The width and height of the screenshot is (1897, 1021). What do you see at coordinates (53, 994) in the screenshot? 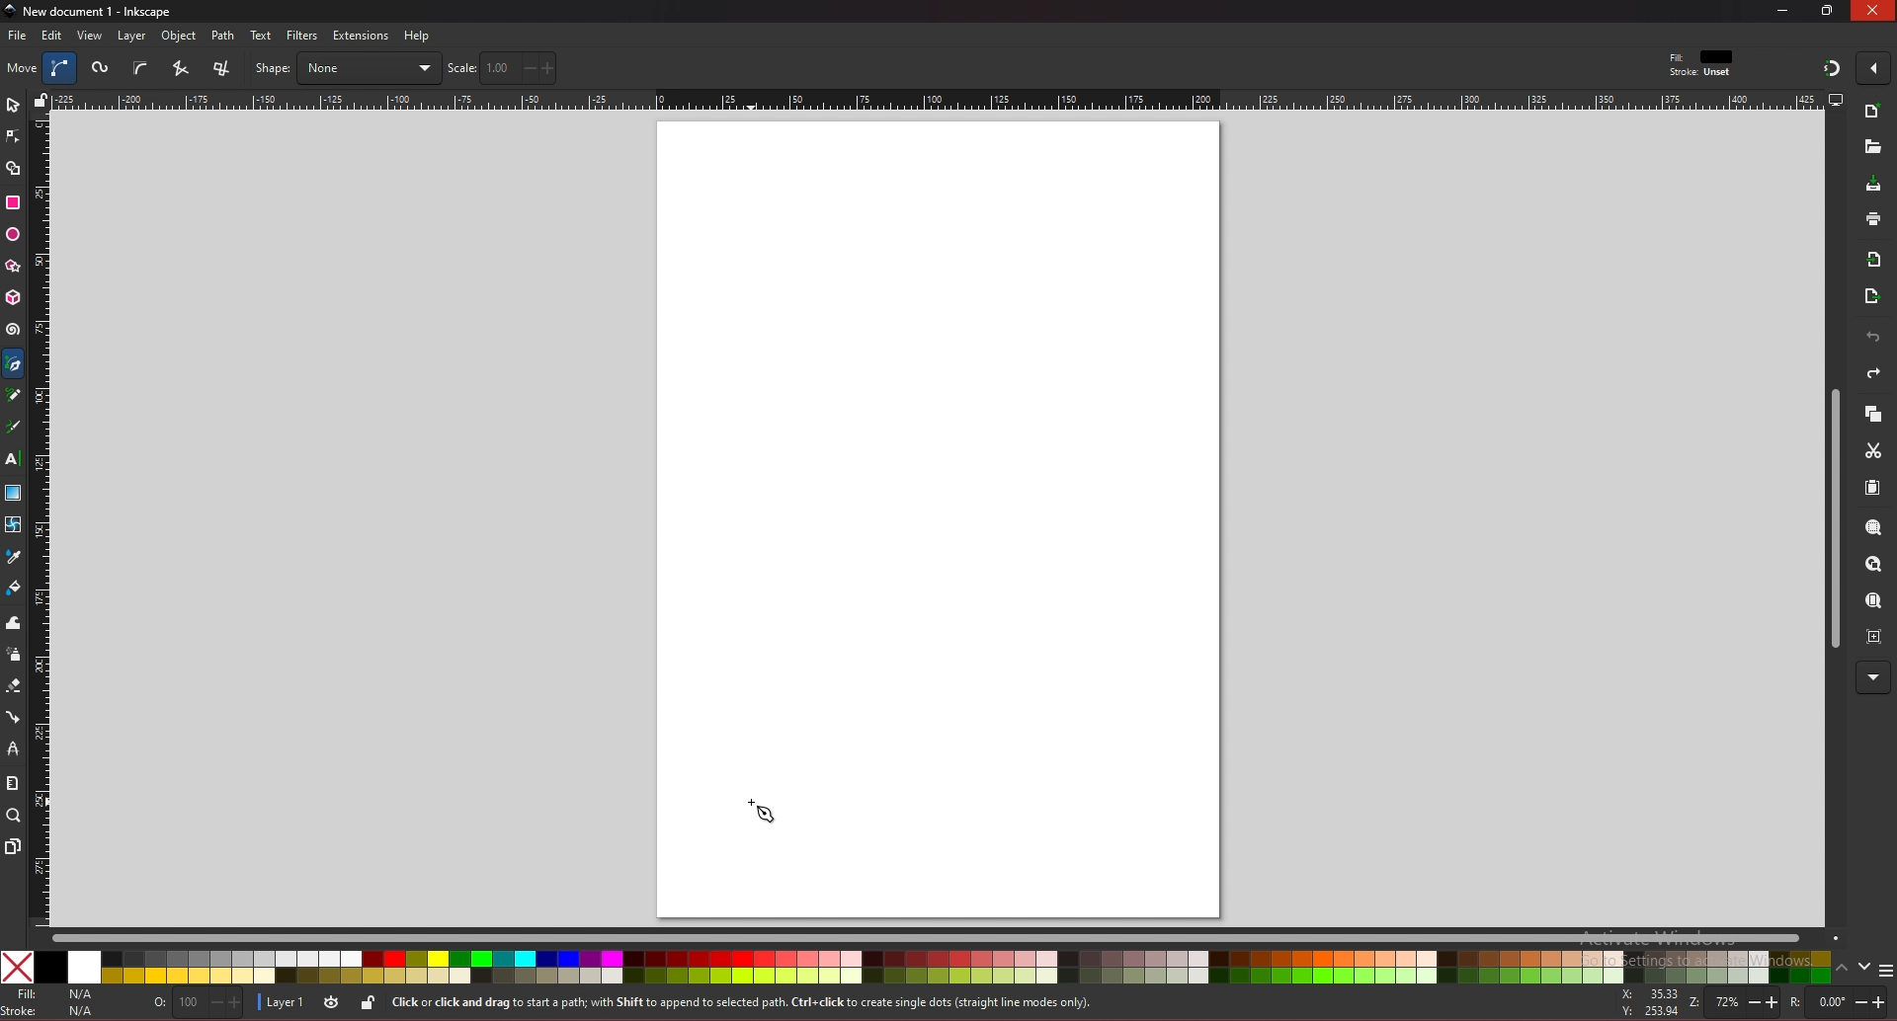
I see `fill` at bounding box center [53, 994].